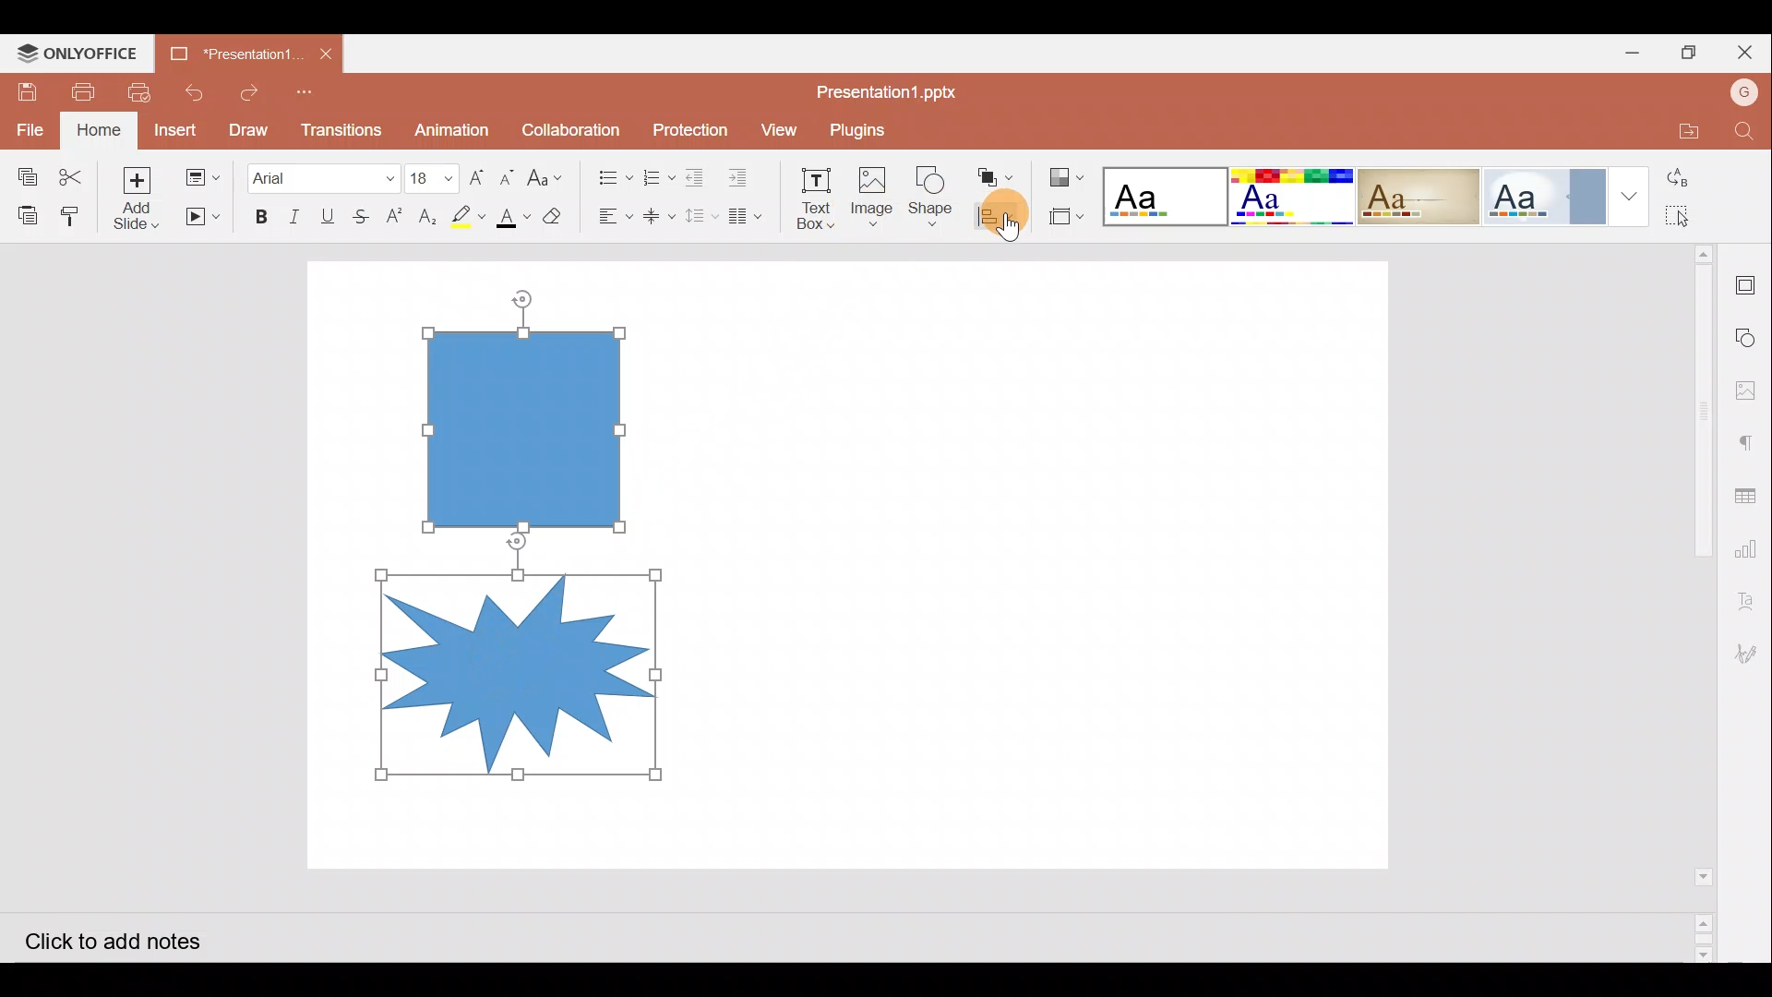 Image resolution: width=1772 pixels, height=997 pixels. What do you see at coordinates (1754, 553) in the screenshot?
I see `Chart settings` at bounding box center [1754, 553].